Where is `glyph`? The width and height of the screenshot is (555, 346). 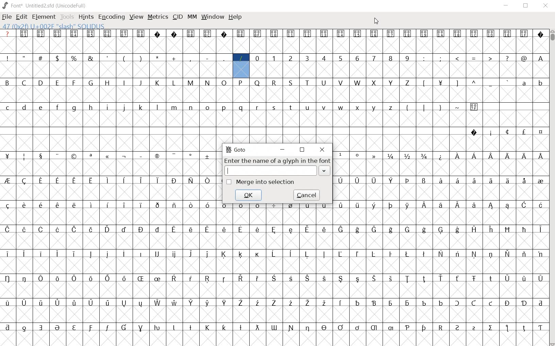 glyph is located at coordinates (540, 181).